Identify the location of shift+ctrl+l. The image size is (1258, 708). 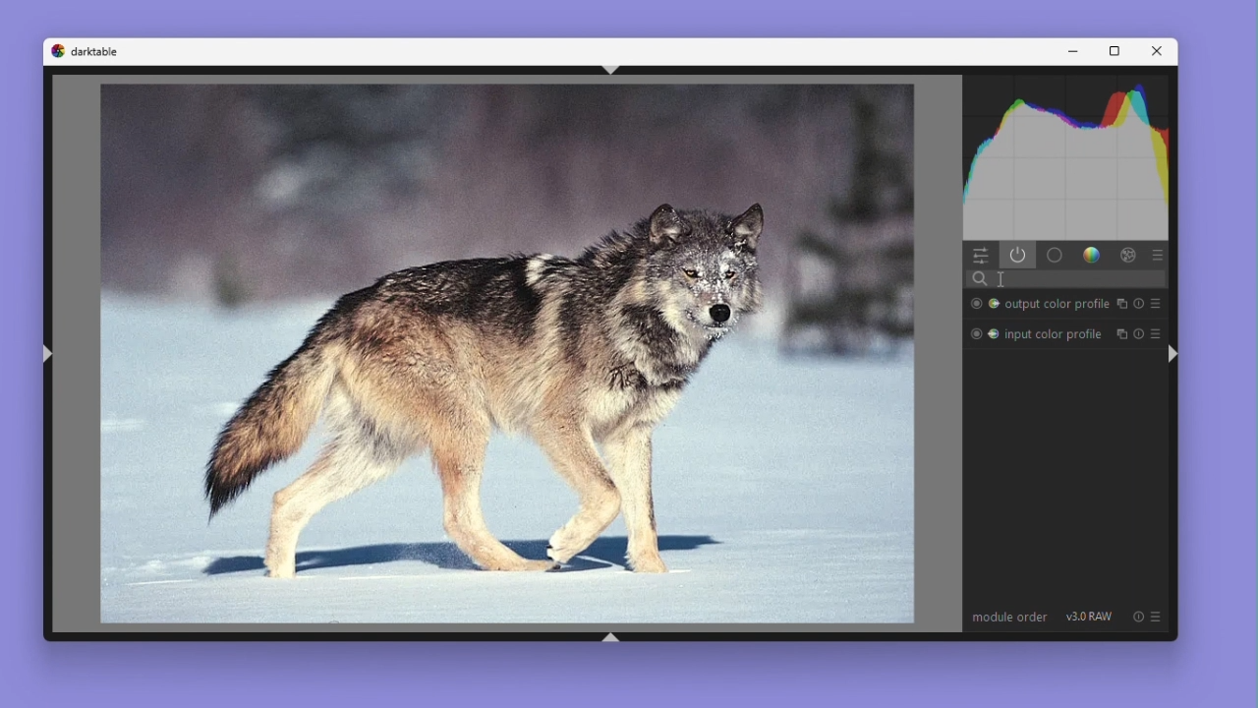
(48, 353).